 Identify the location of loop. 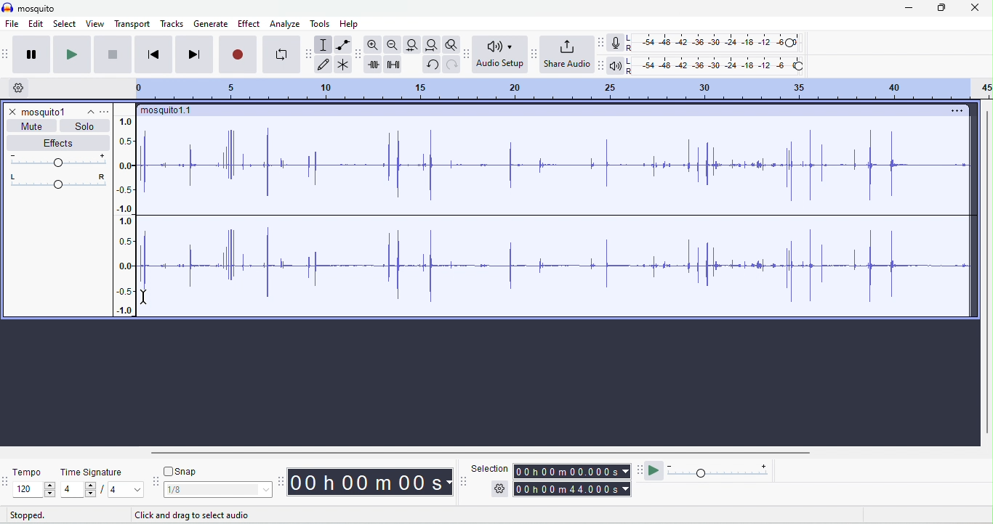
(283, 54).